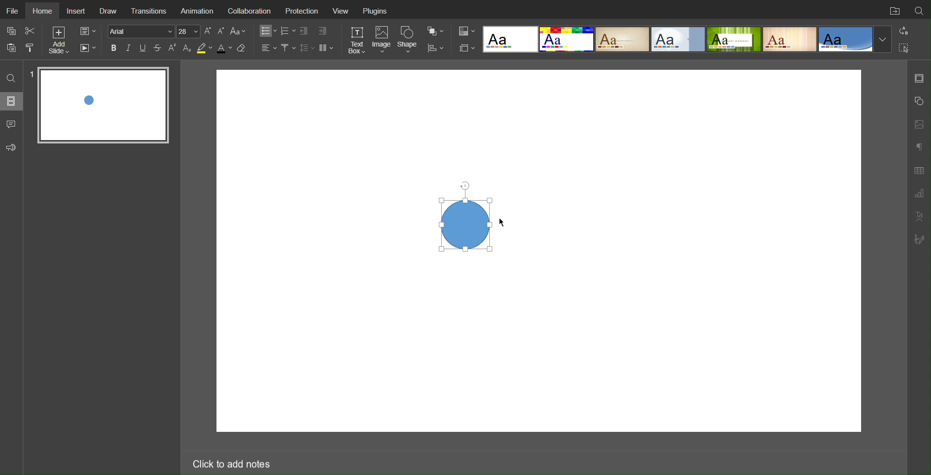  Describe the element at coordinates (918, 145) in the screenshot. I see `Paragraph Settings` at that location.